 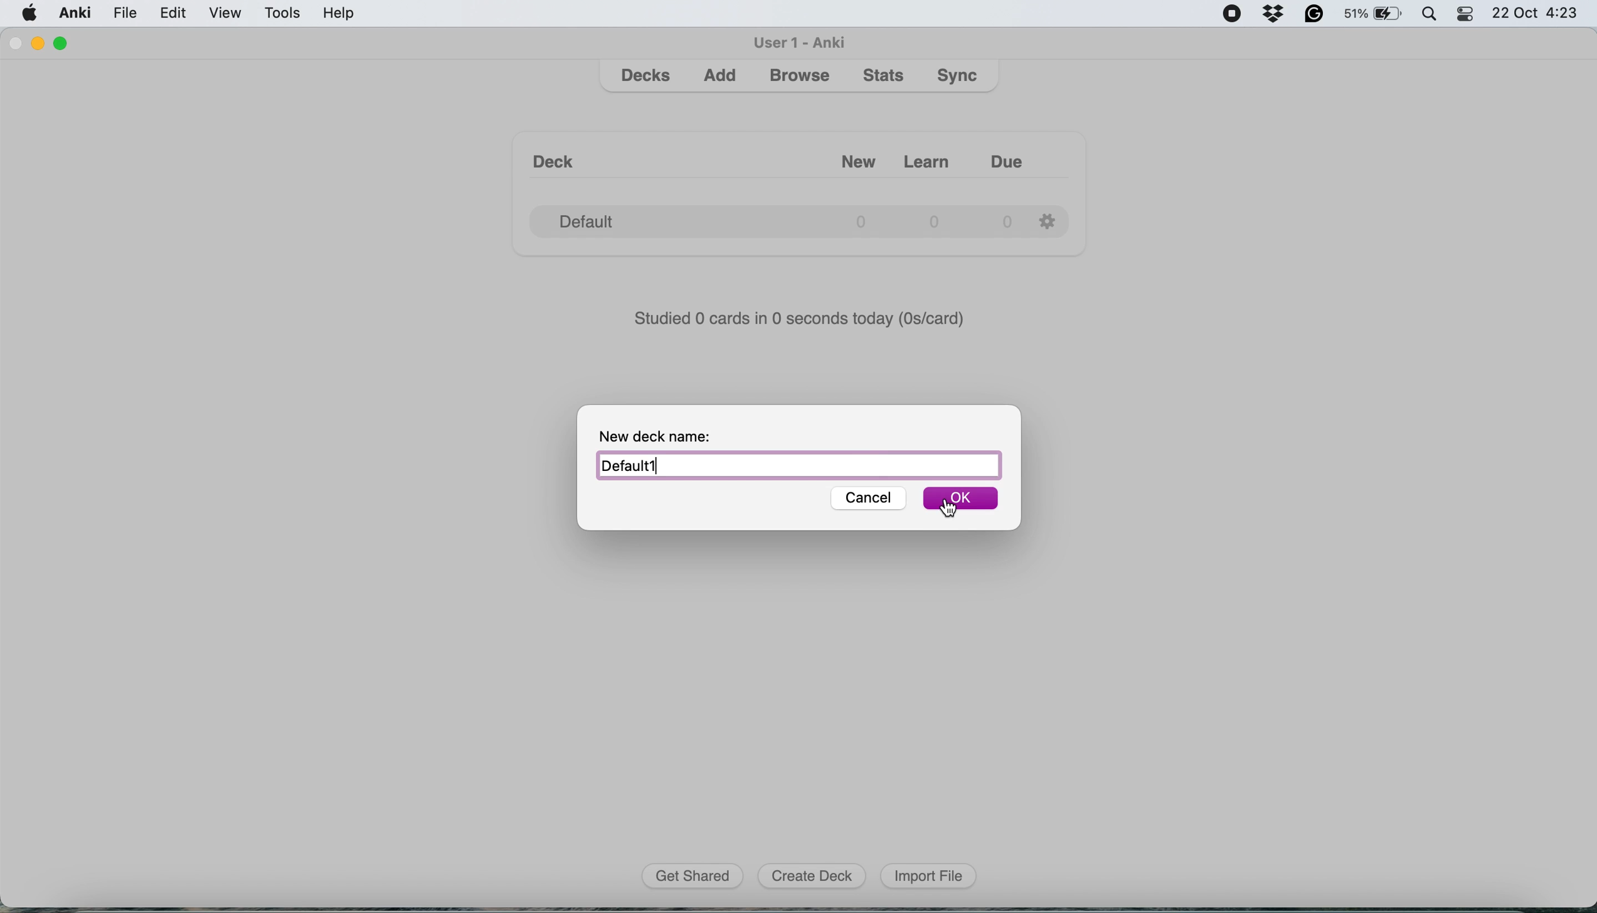 What do you see at coordinates (811, 877) in the screenshot?
I see `create deck` at bounding box center [811, 877].